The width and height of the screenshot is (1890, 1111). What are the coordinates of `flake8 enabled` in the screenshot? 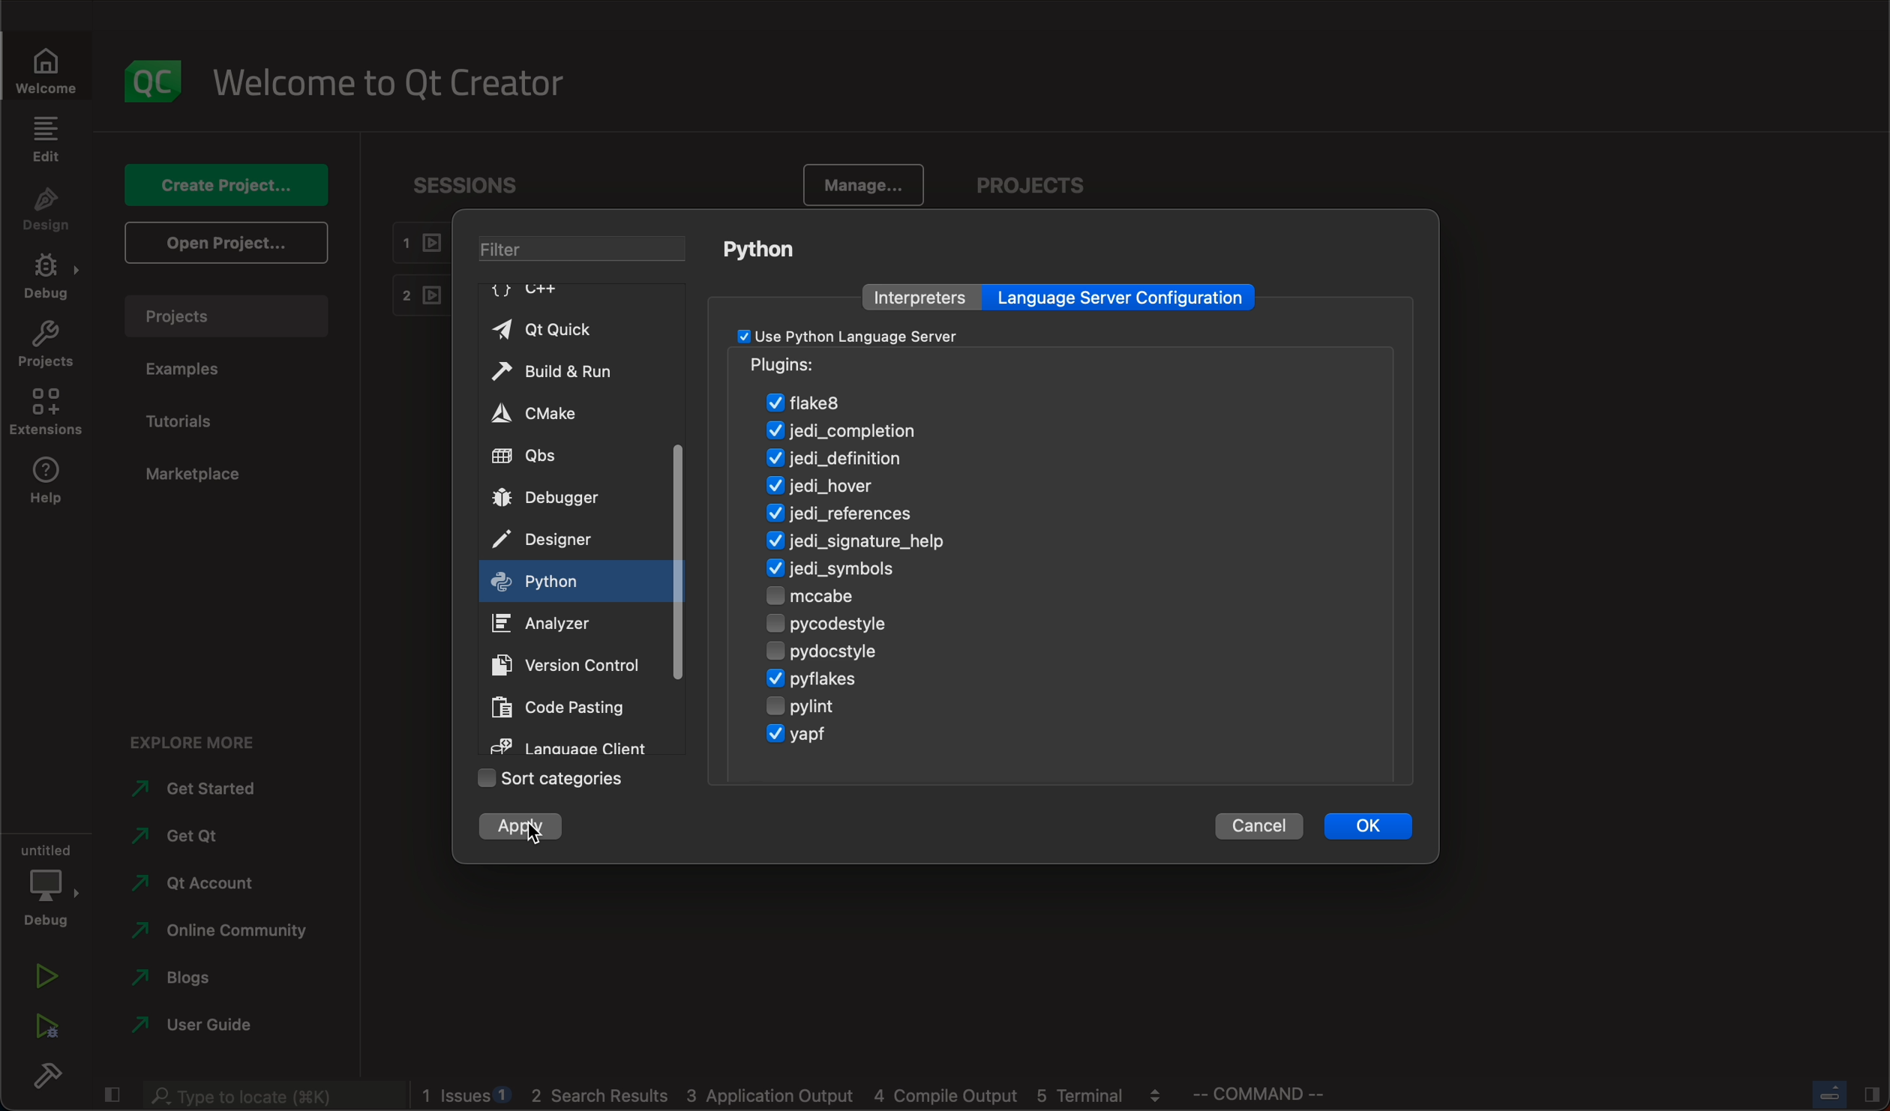 It's located at (814, 403).